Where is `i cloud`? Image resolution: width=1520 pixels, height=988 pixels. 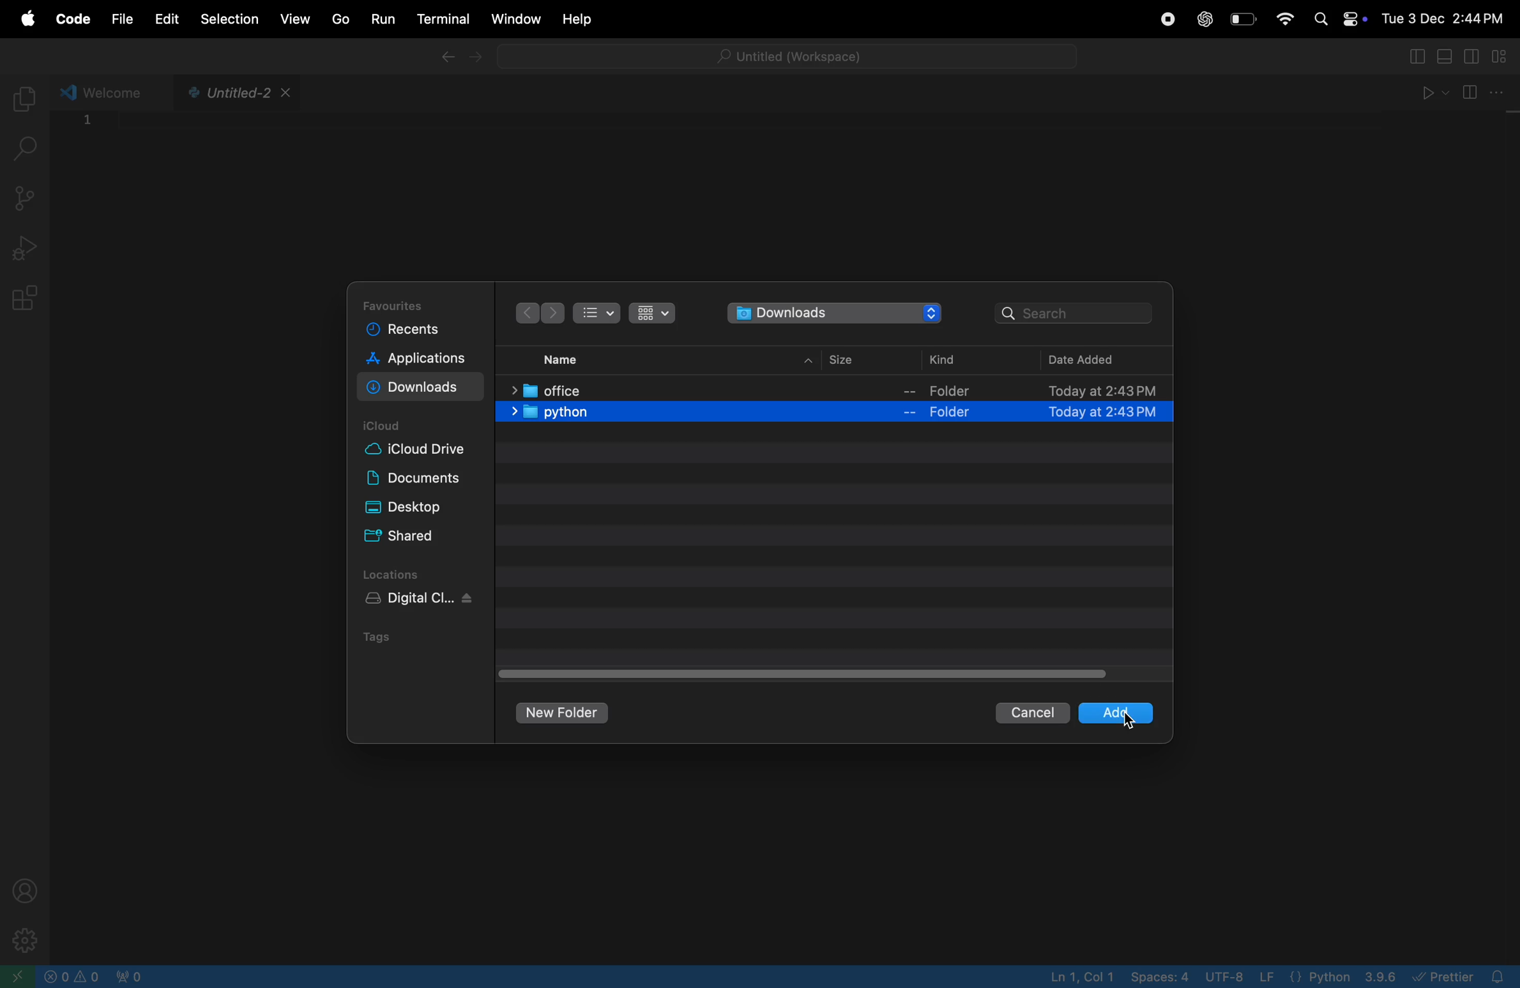 i cloud is located at coordinates (391, 425).